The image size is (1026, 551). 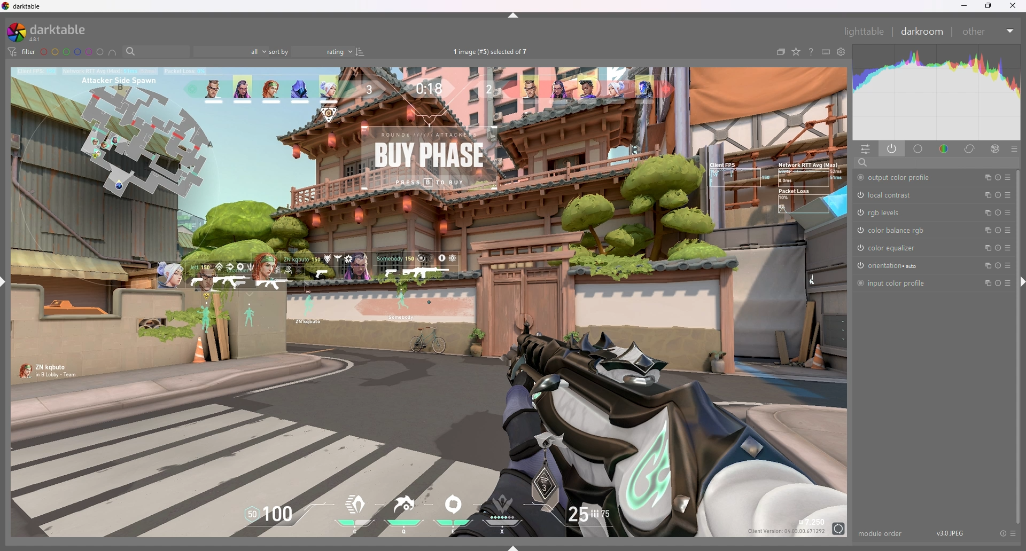 I want to click on hide, so click(x=514, y=15).